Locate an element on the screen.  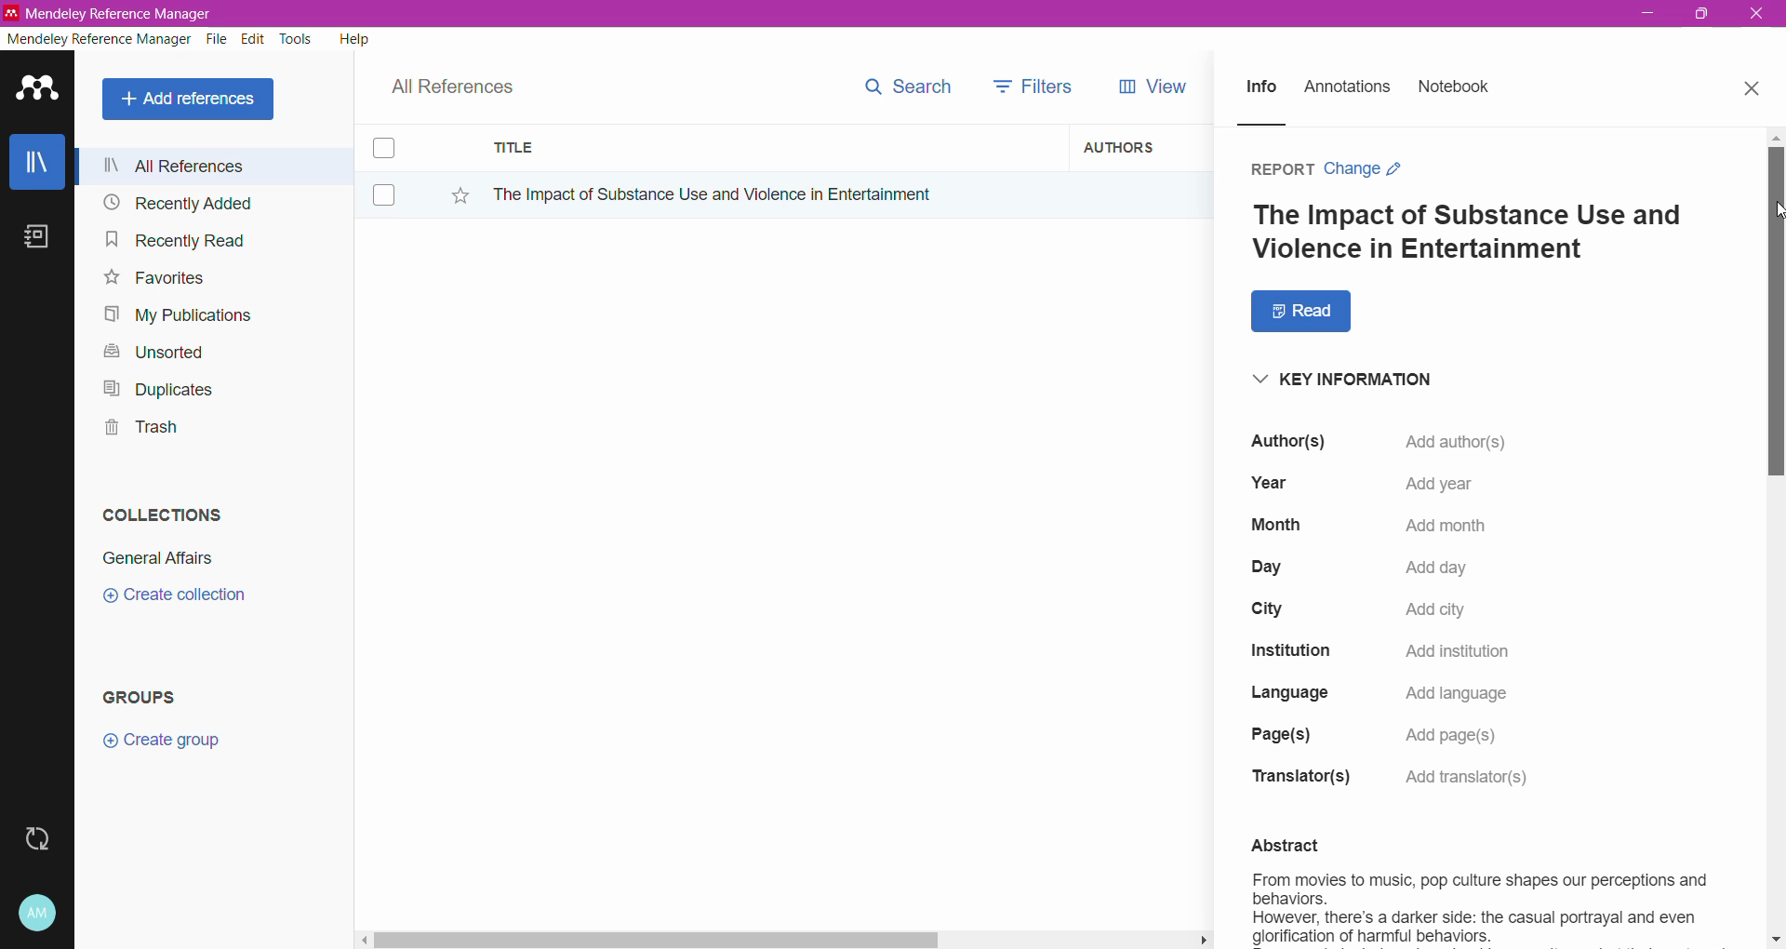
scroll bar is located at coordinates (1772, 303).